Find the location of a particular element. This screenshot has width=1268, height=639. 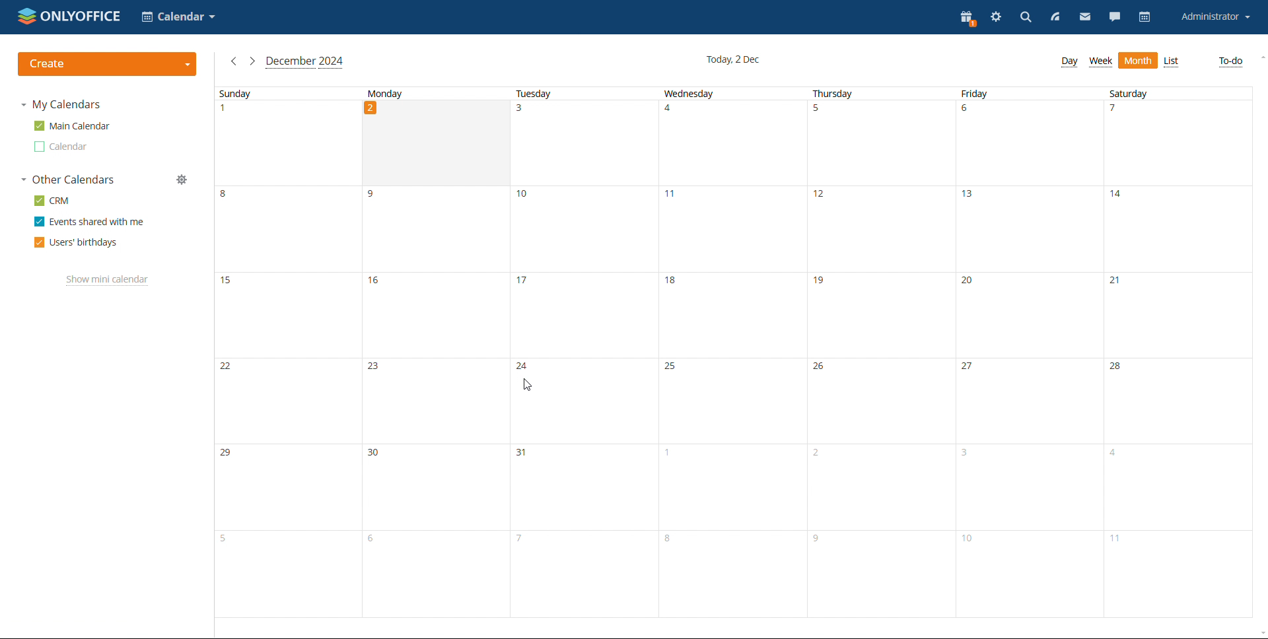

1 is located at coordinates (668, 455).